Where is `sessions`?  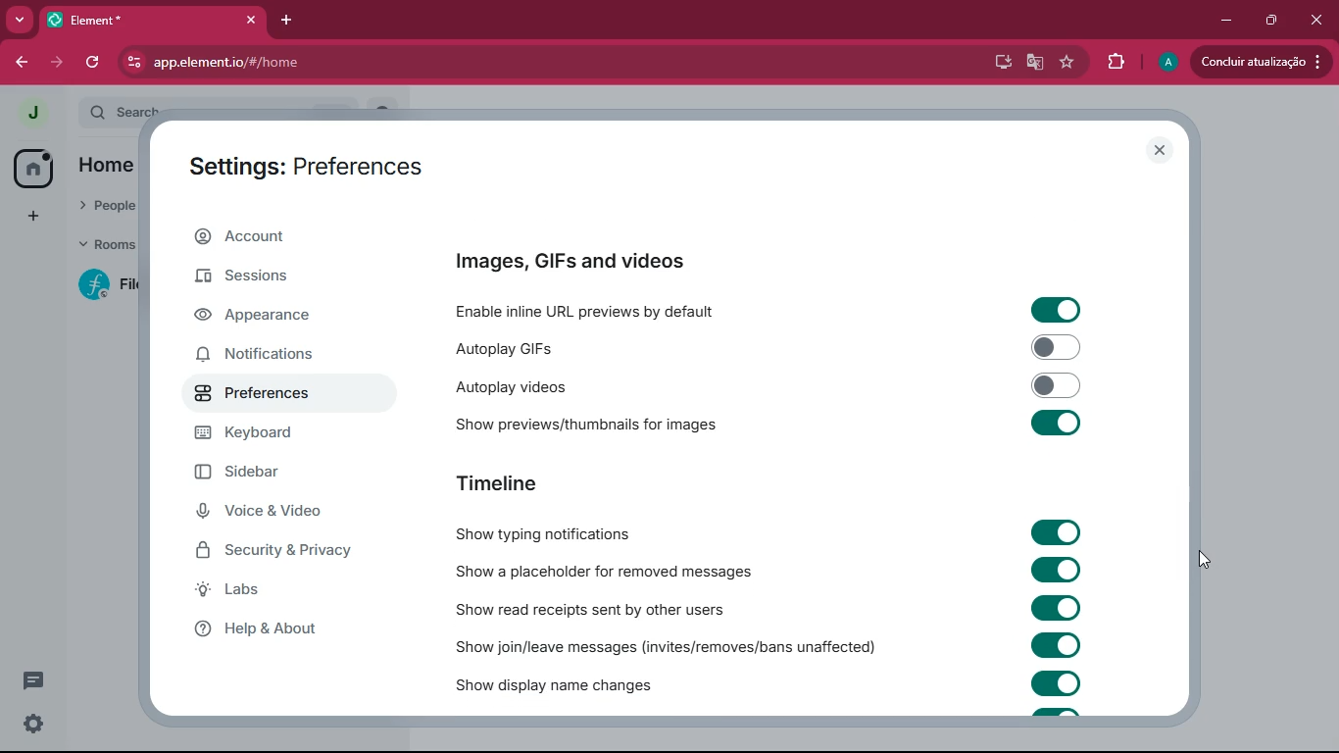
sessions is located at coordinates (281, 279).